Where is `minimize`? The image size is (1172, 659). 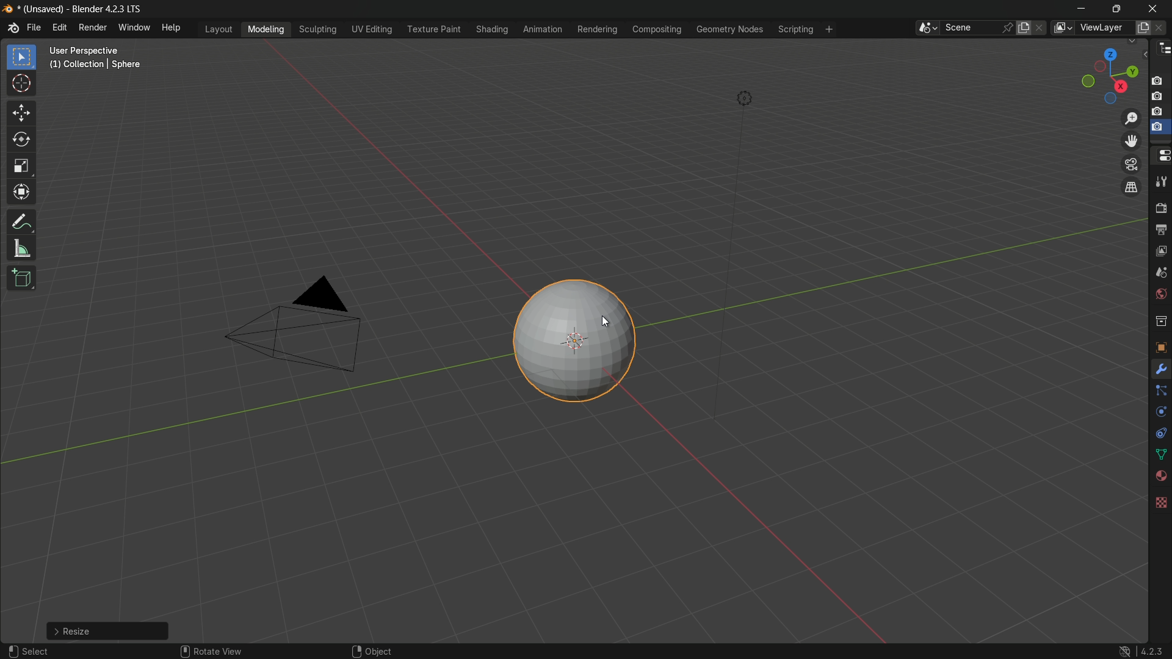 minimize is located at coordinates (1079, 9).